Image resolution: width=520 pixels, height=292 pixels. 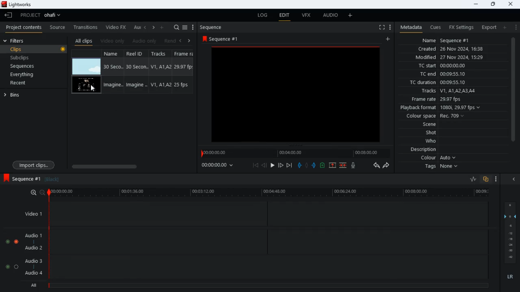 I want to click on back, so click(x=180, y=41).